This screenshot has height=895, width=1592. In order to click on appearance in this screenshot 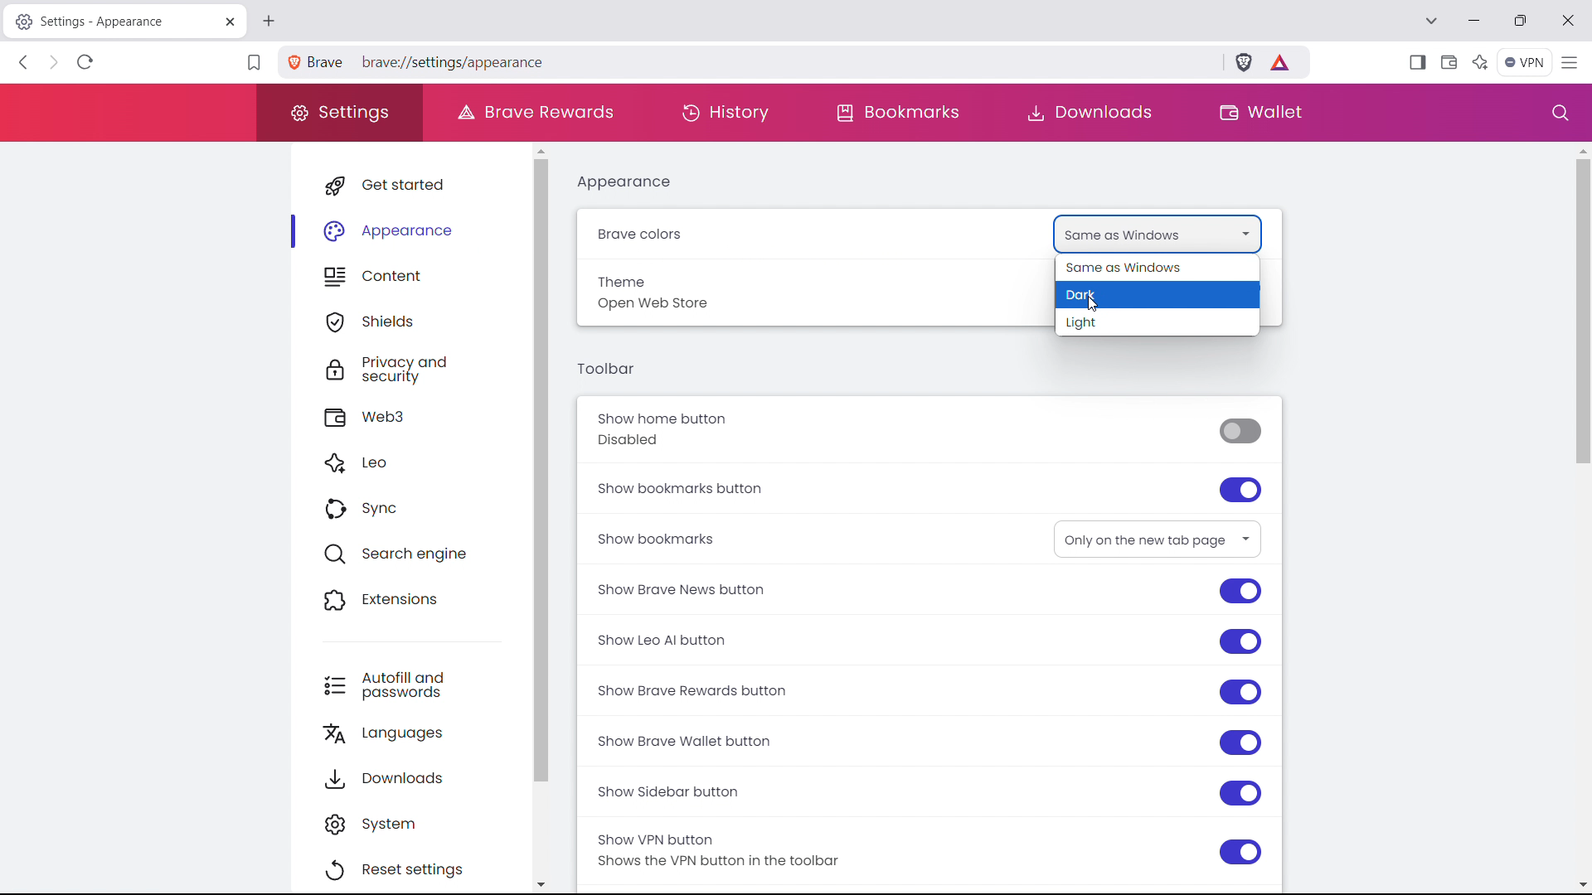, I will do `click(624, 183)`.